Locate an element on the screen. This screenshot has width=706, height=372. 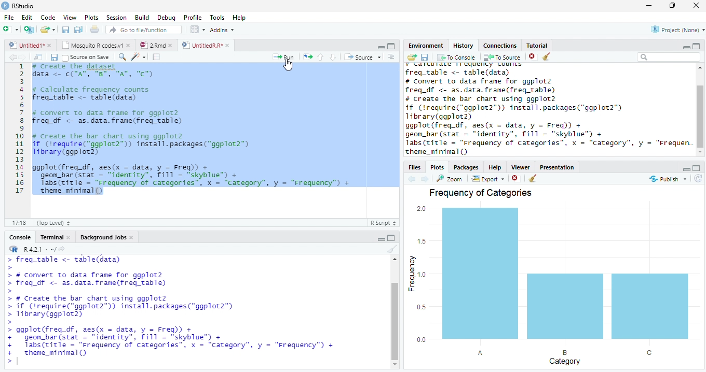
Plots is located at coordinates (437, 167).